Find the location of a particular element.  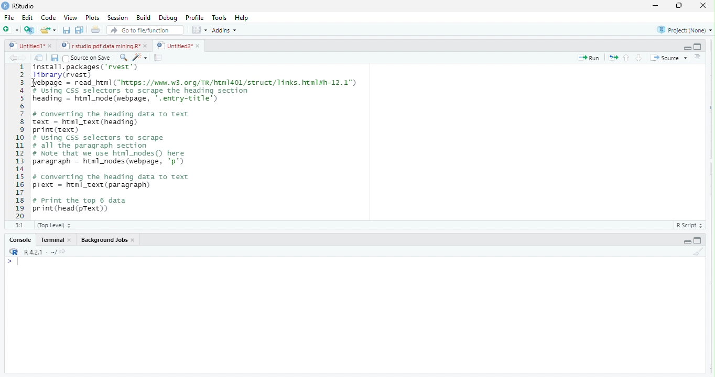

save current document is located at coordinates (55, 59).